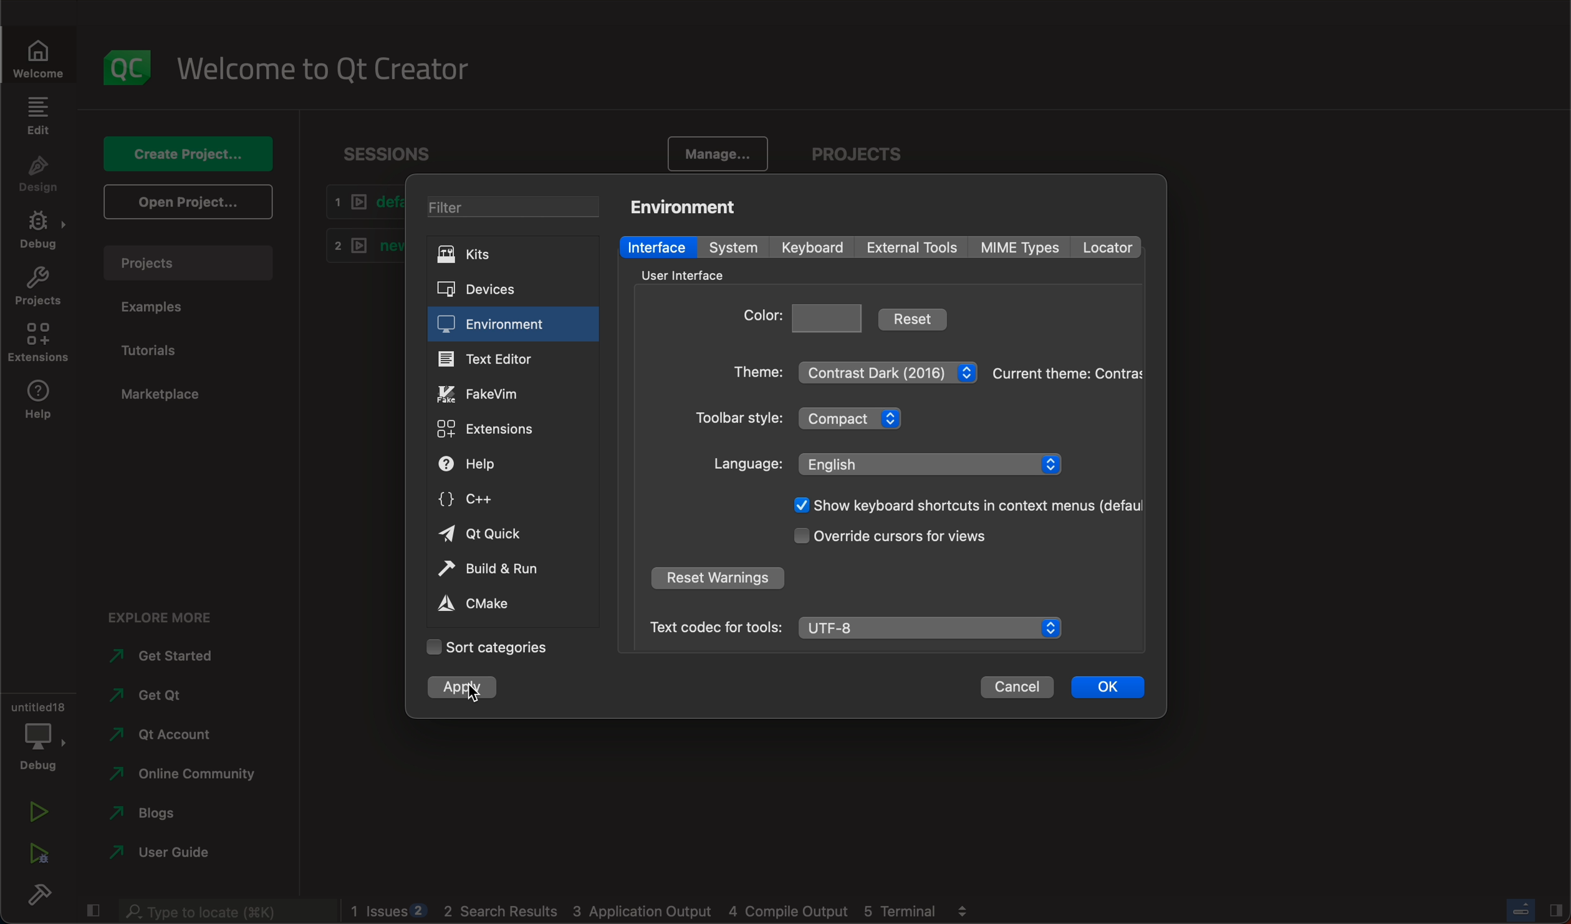 The height and width of the screenshot is (924, 1571). Describe the element at coordinates (497, 466) in the screenshot. I see `help` at that location.